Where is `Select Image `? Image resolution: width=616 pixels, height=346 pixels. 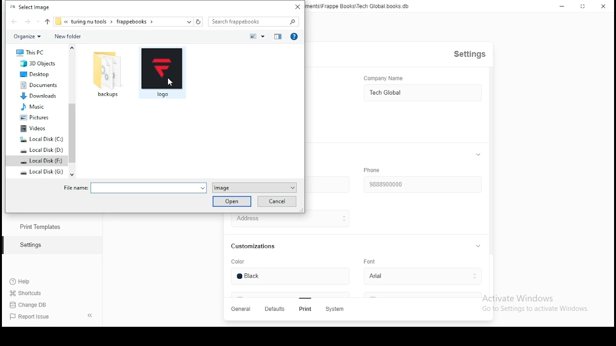
Select Image  is located at coordinates (29, 8).